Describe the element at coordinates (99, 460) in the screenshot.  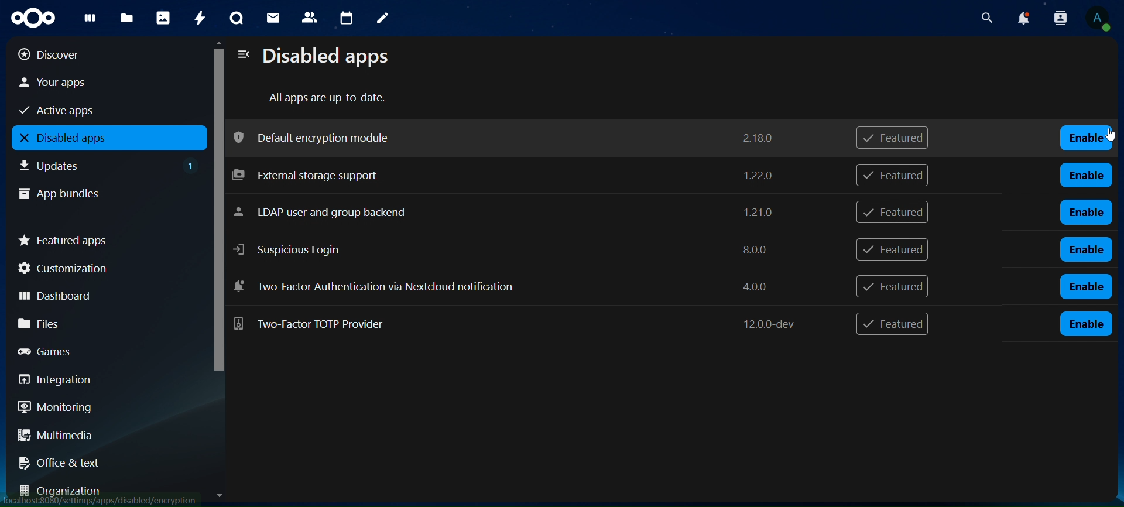
I see `office & text` at that location.